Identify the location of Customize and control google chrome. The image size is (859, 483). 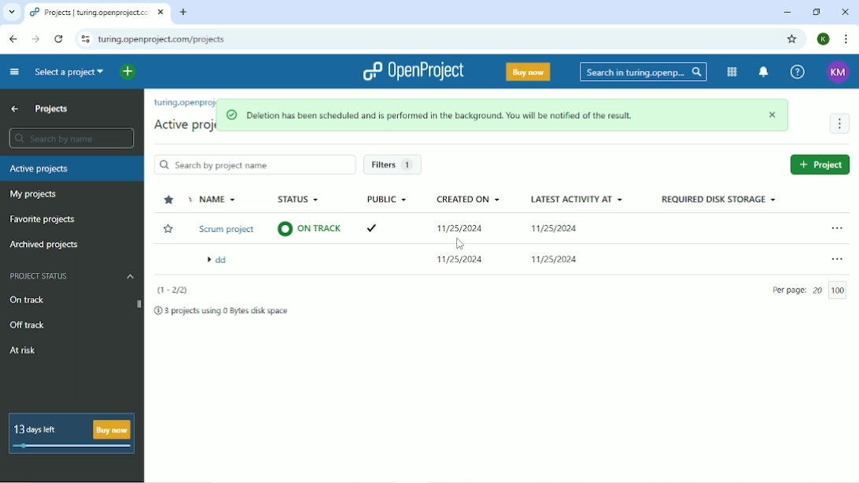
(847, 39).